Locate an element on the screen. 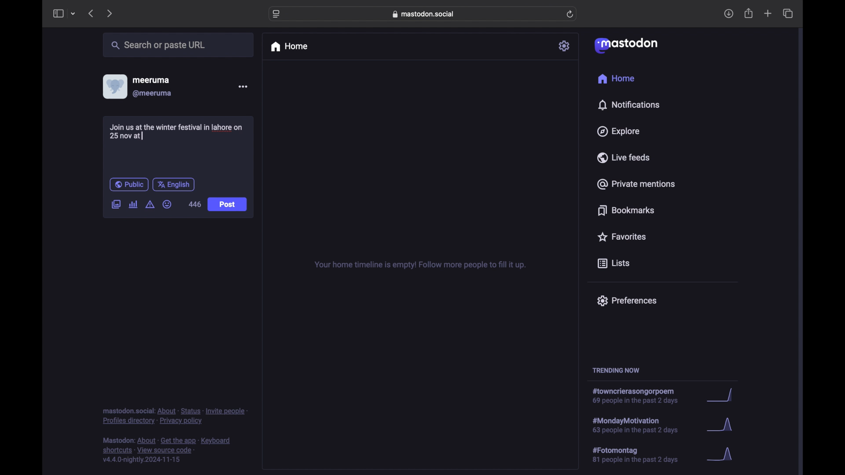  trending now is located at coordinates (616, 370).